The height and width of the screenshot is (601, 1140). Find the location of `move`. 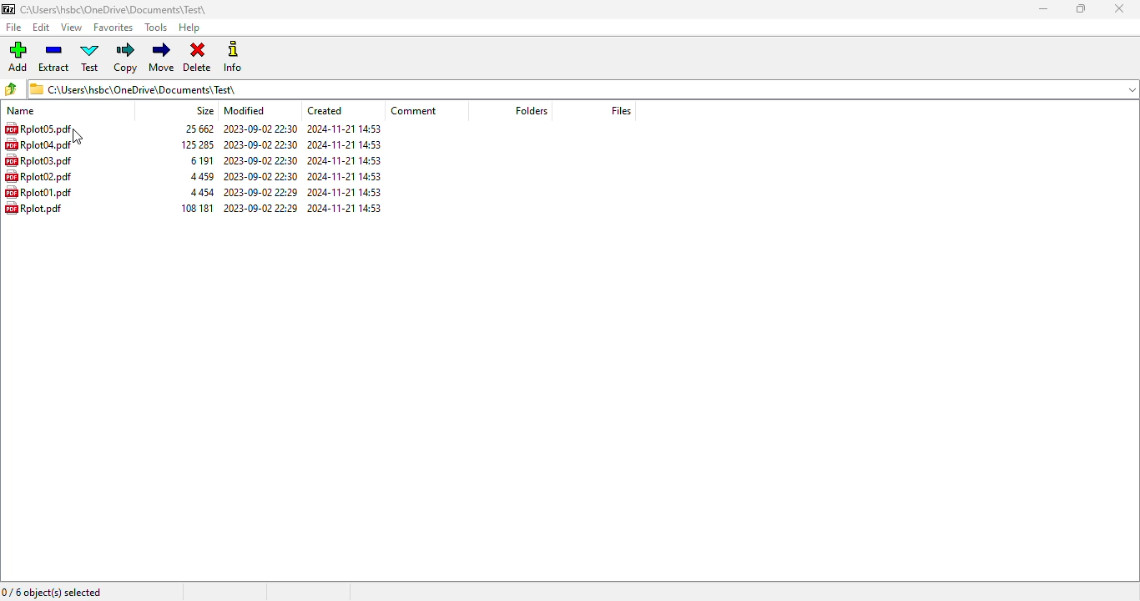

move is located at coordinates (163, 57).